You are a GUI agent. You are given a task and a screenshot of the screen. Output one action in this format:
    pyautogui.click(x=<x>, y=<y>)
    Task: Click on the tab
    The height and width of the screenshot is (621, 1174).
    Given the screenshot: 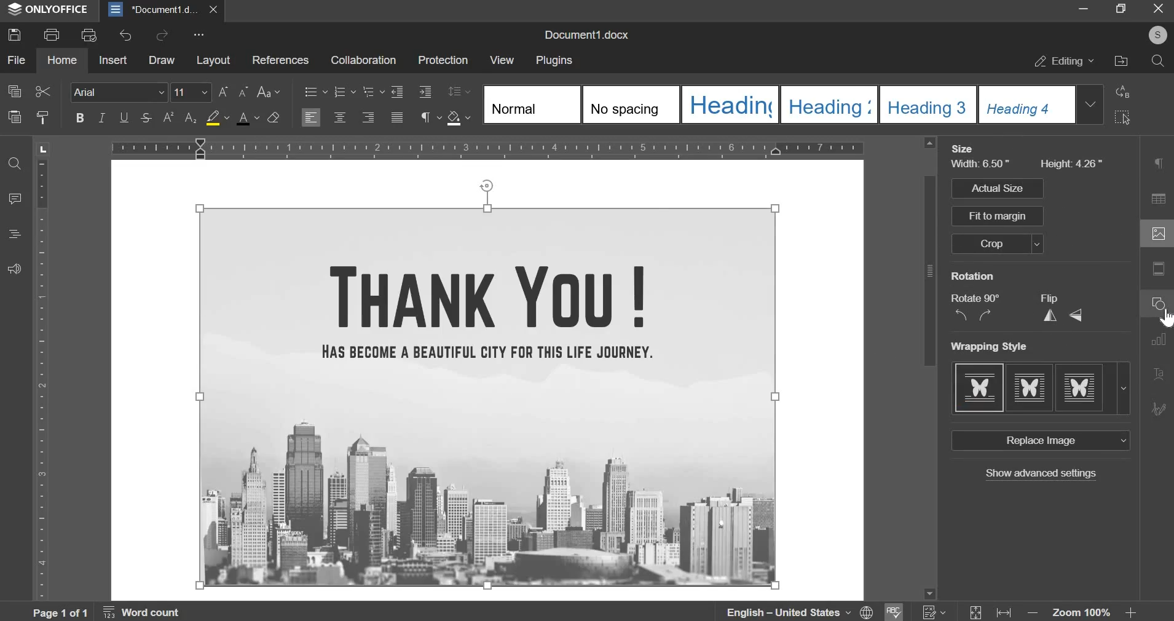 What is the action you would take?
    pyautogui.click(x=42, y=151)
    